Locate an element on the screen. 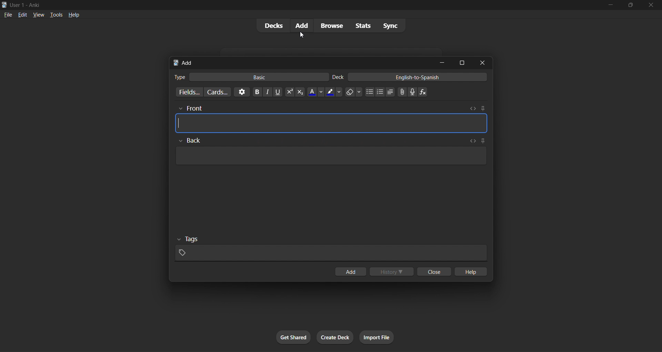 This screenshot has width=662, height=352. close is located at coordinates (650, 6).